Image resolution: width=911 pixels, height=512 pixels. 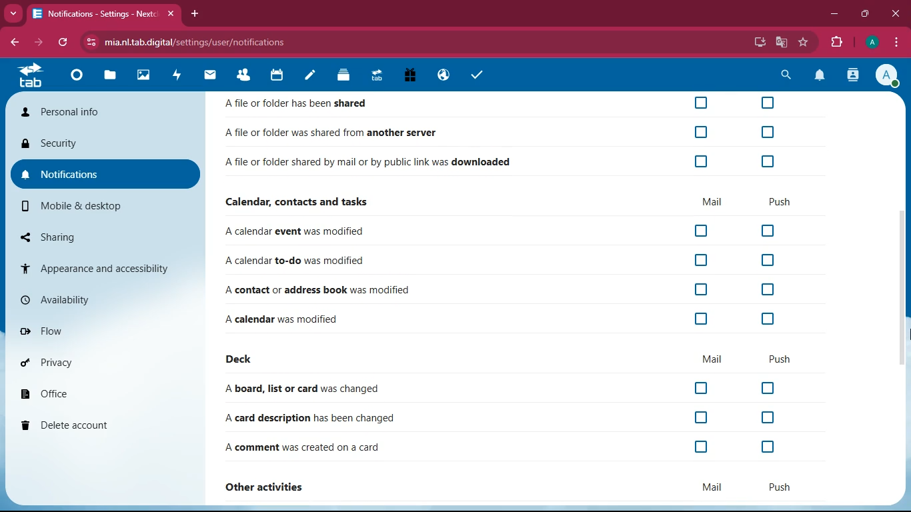 What do you see at coordinates (103, 364) in the screenshot?
I see `privacy` at bounding box center [103, 364].